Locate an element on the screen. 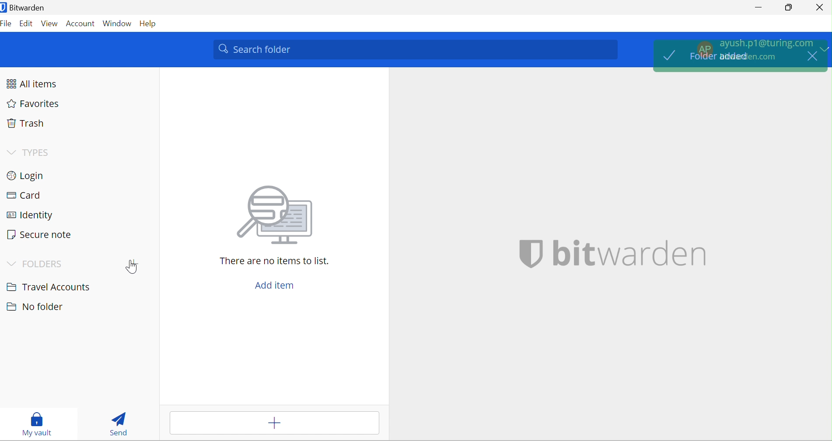  Account is located at coordinates (80, 23).